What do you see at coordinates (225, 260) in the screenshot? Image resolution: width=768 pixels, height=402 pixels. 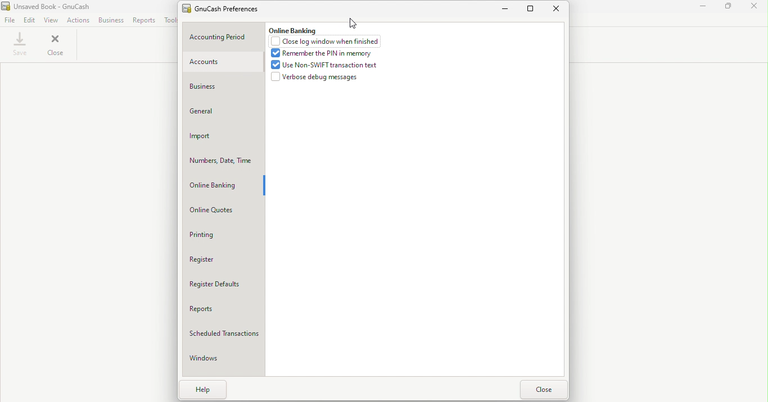 I see `Register` at bounding box center [225, 260].